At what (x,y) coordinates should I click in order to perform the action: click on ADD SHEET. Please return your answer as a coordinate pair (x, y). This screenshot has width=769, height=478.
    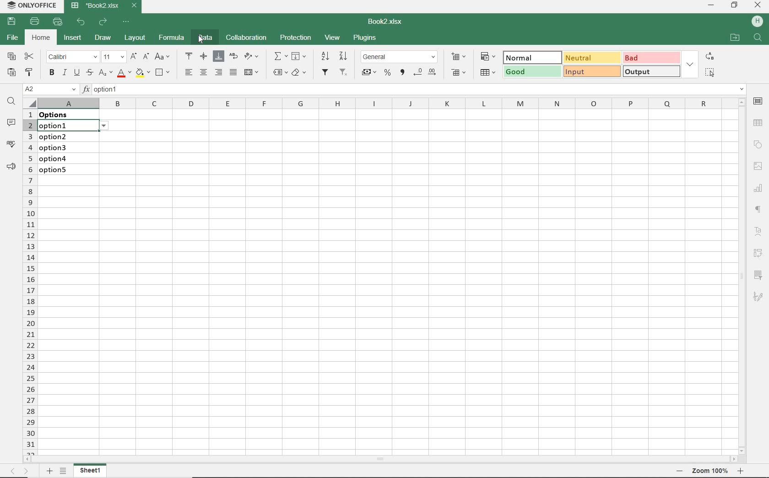
    Looking at the image, I should click on (49, 472).